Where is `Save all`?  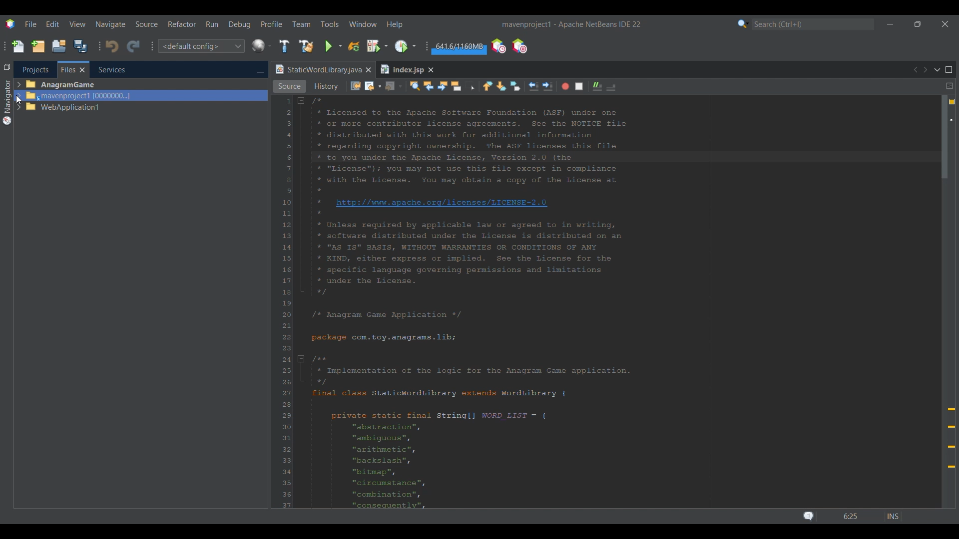
Save all is located at coordinates (80, 46).